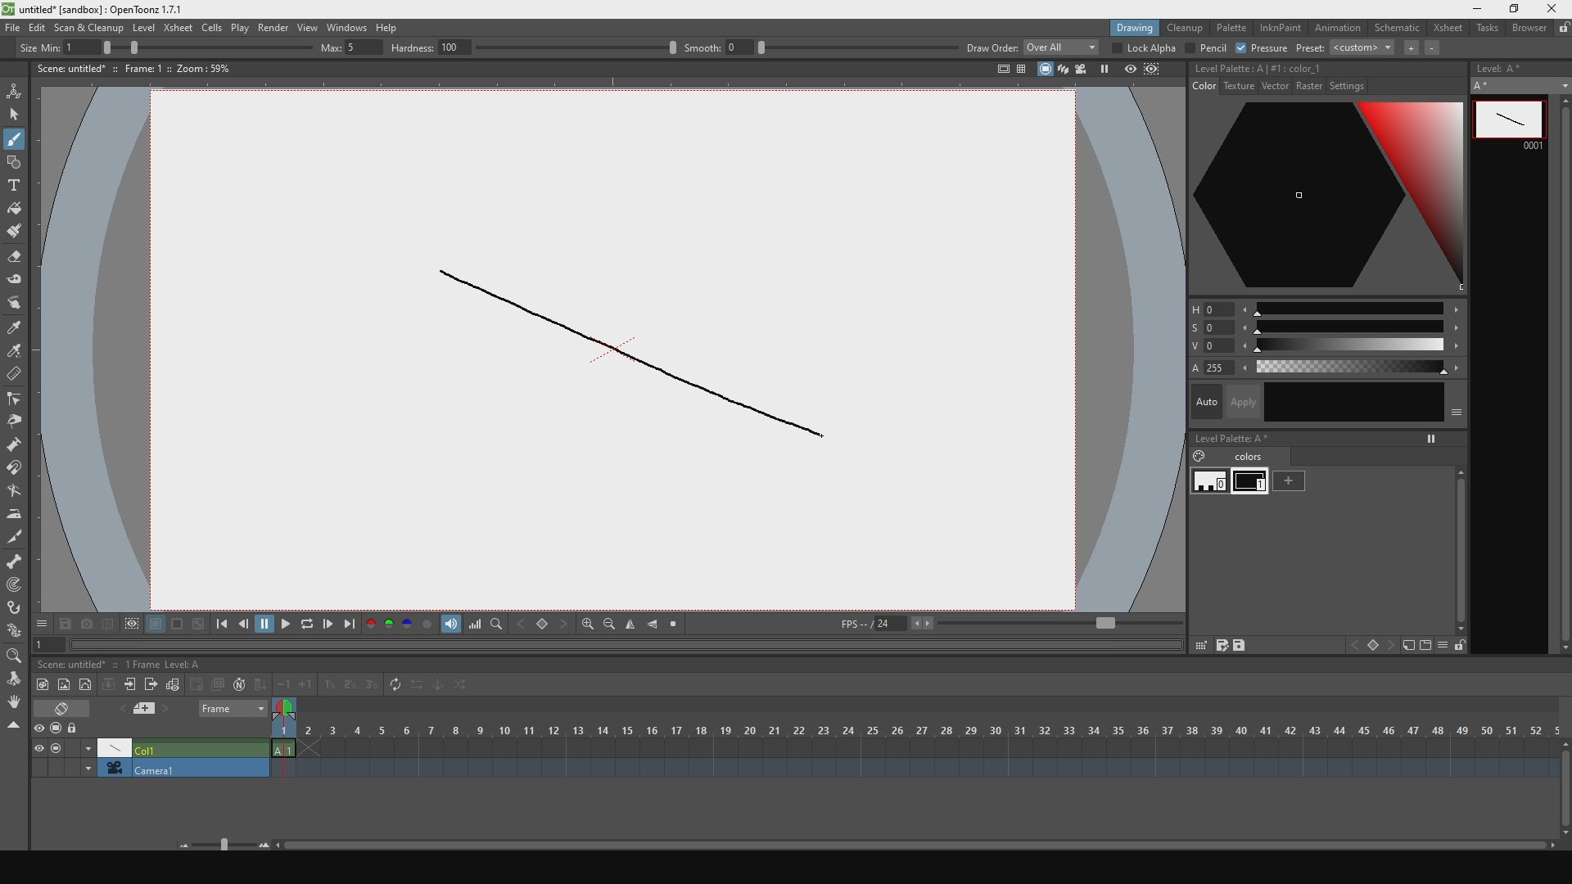 This screenshot has width=1572, height=884. I want to click on animate, so click(18, 89).